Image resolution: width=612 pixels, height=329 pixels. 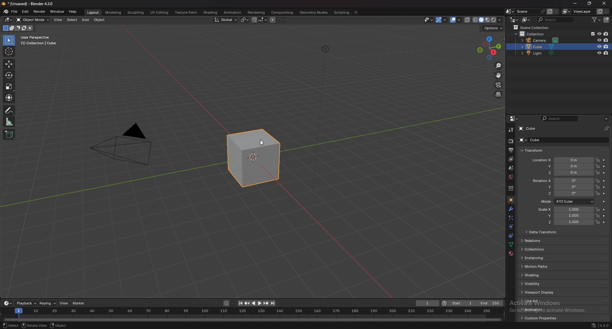 What do you see at coordinates (611, 225) in the screenshot?
I see `scroll bar` at bounding box center [611, 225].